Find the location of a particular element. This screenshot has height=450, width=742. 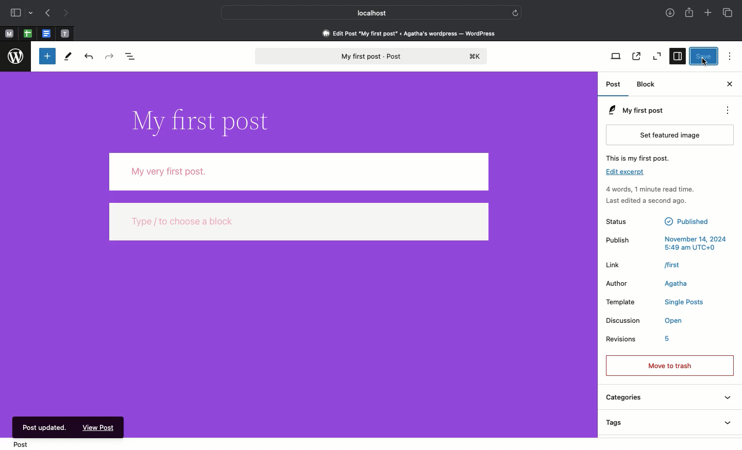

This is my first post. is located at coordinates (646, 158).